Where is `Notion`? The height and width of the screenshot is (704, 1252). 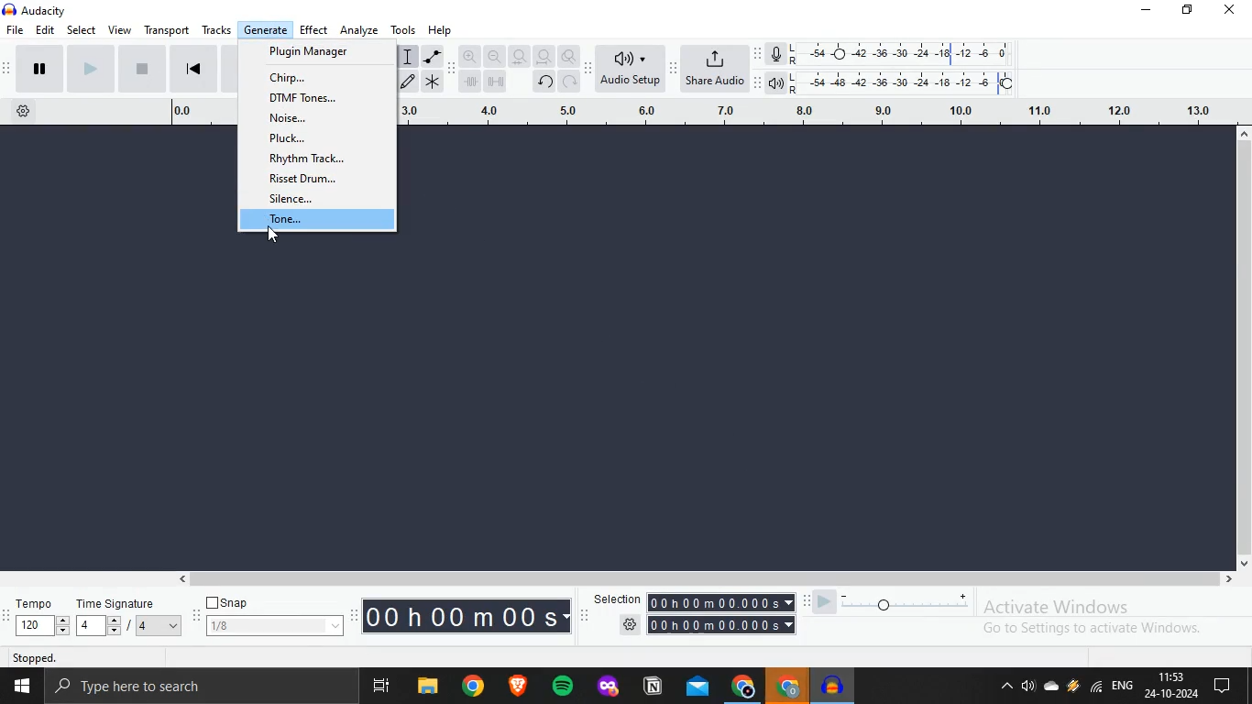 Notion is located at coordinates (653, 690).